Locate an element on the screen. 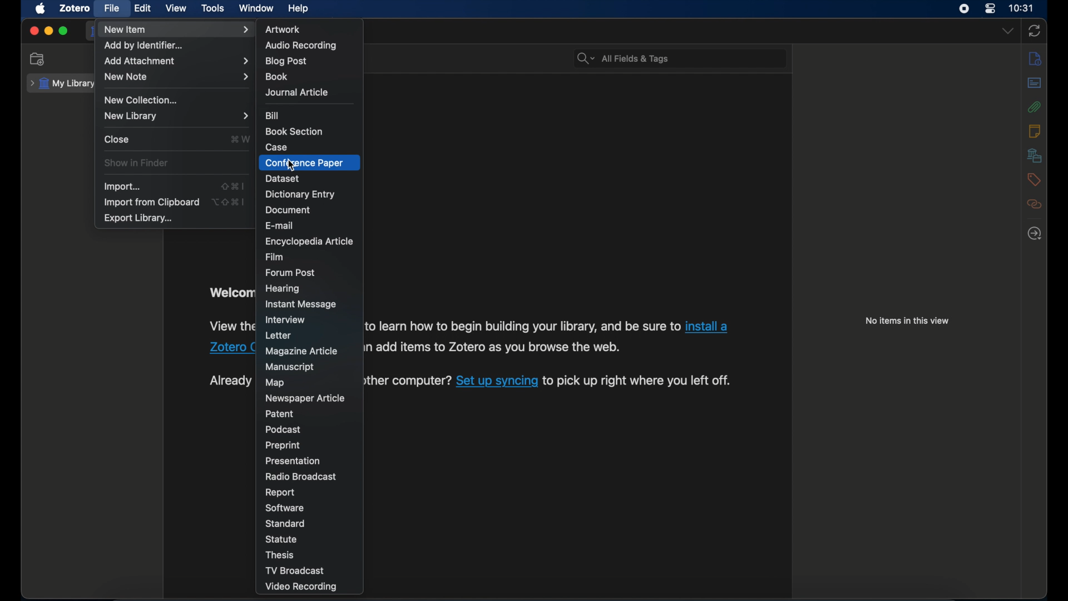  info is located at coordinates (1035, 58).